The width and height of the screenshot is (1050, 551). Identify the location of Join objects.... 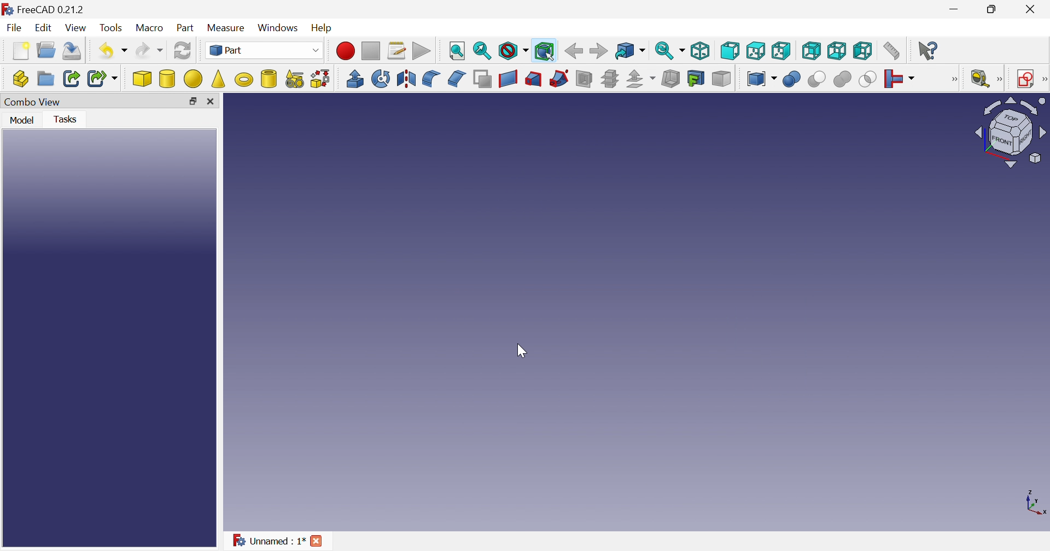
(899, 79).